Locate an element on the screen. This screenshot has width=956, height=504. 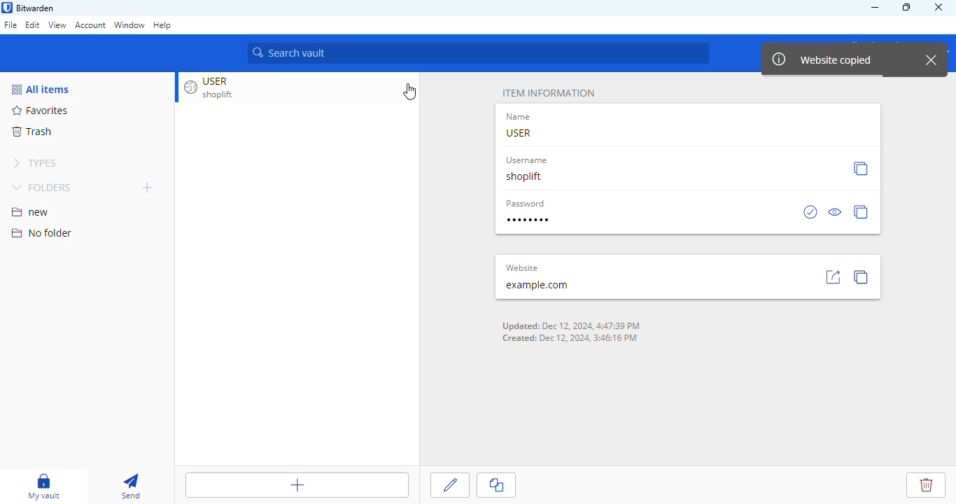
shoplift is located at coordinates (524, 177).